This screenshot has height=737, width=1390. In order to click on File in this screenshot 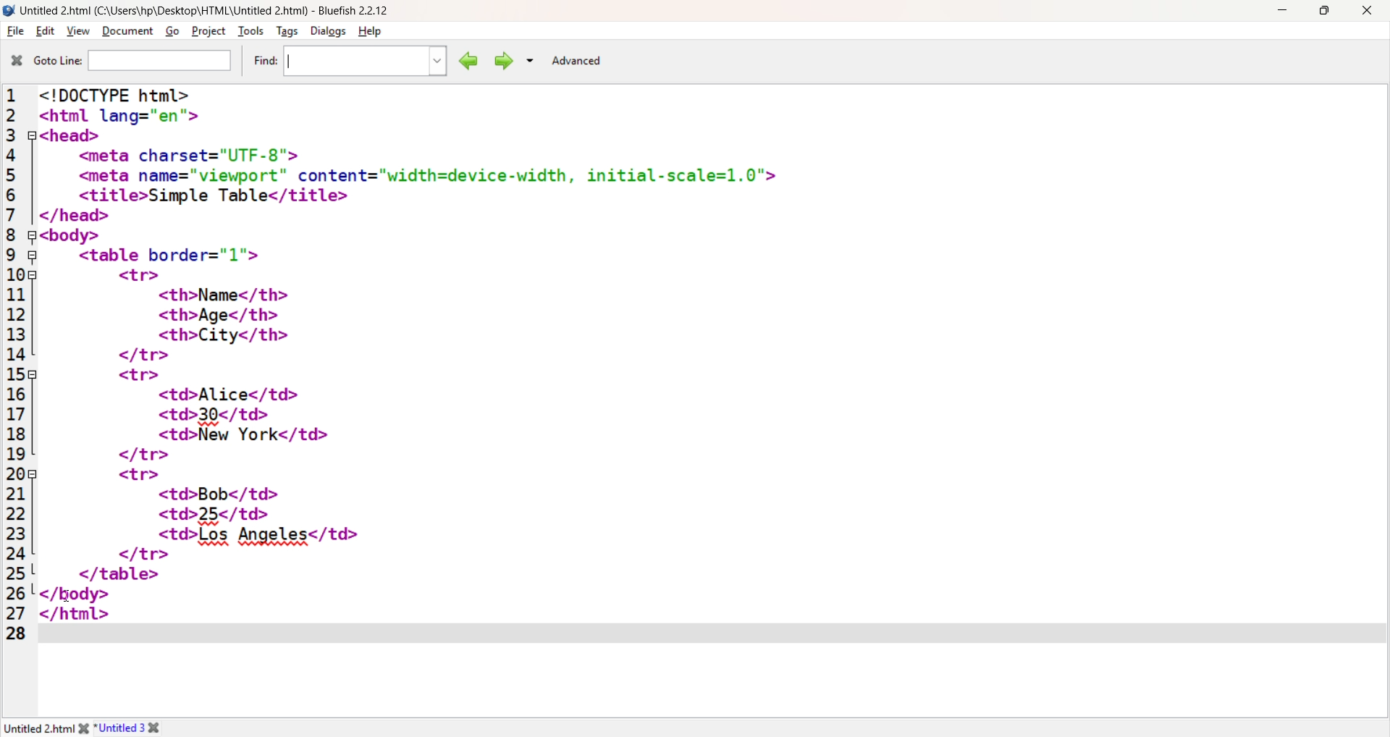, I will do `click(14, 31)`.